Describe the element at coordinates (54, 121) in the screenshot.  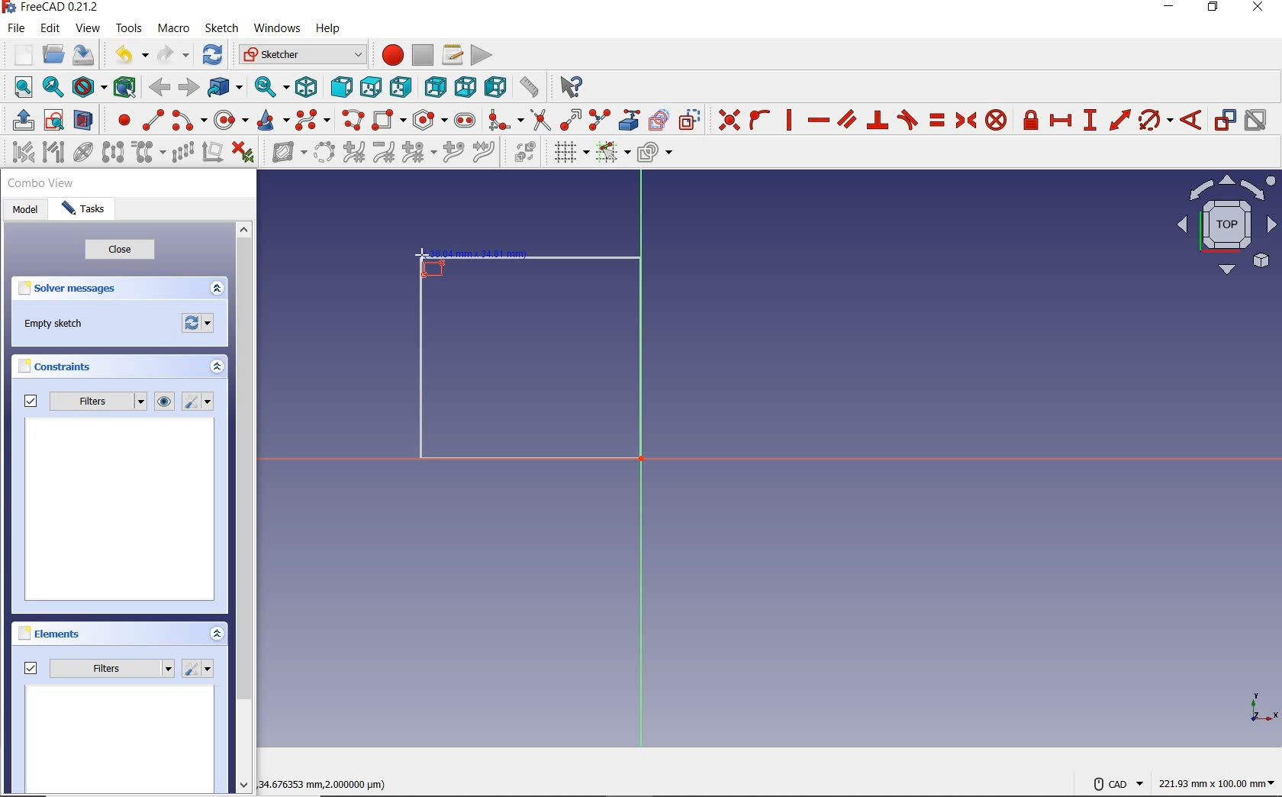
I see `view sketch` at that location.